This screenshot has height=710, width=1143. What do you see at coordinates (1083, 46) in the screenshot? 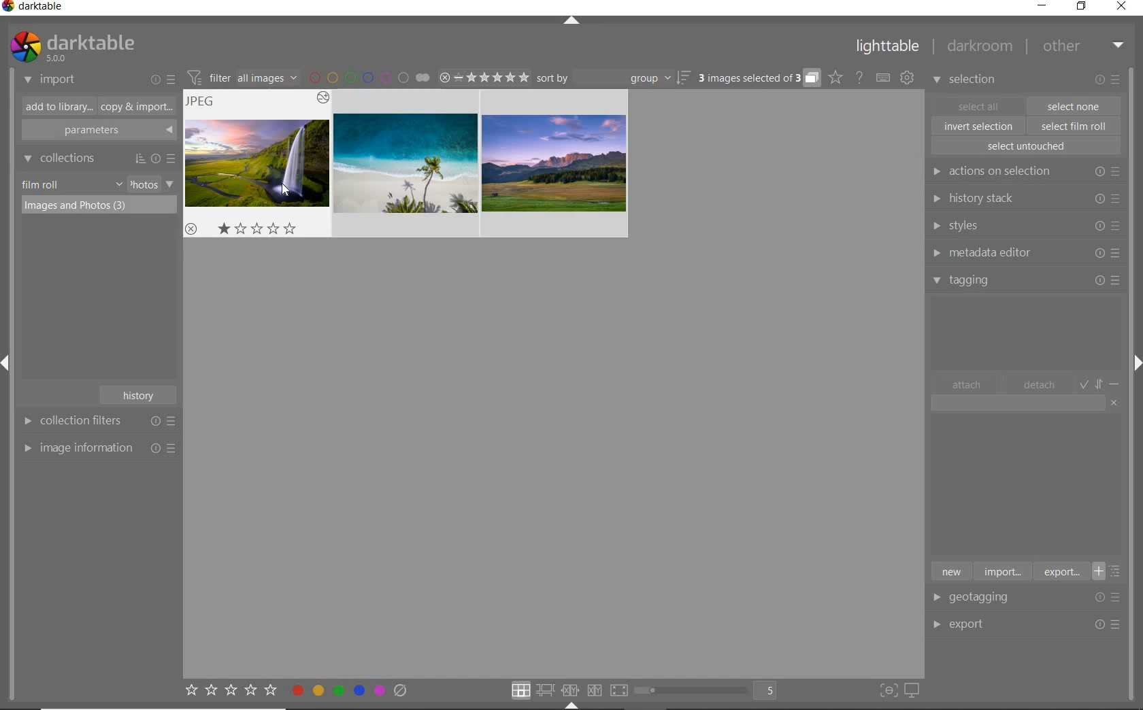
I see `other` at bounding box center [1083, 46].